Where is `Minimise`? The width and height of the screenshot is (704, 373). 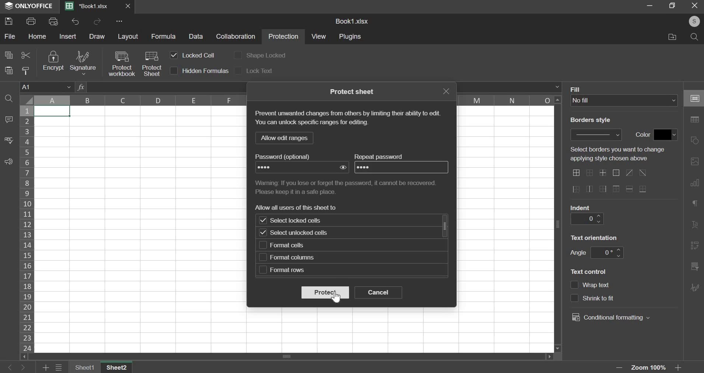
Minimise is located at coordinates (673, 5).